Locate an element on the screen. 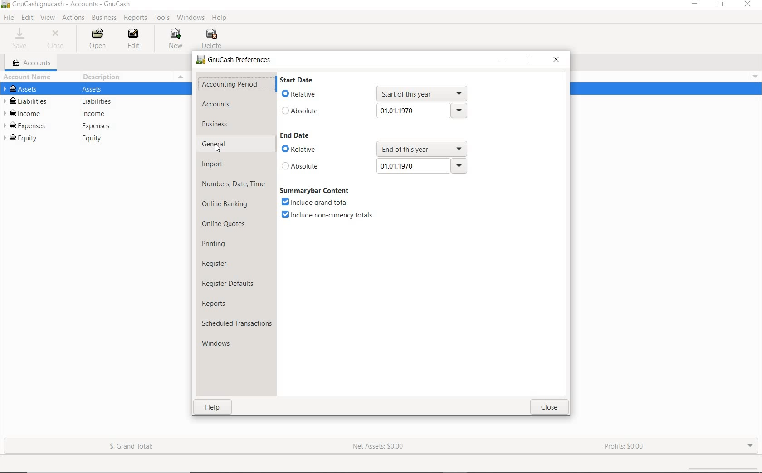 The image size is (762, 473). CLOSE is located at coordinates (556, 407).